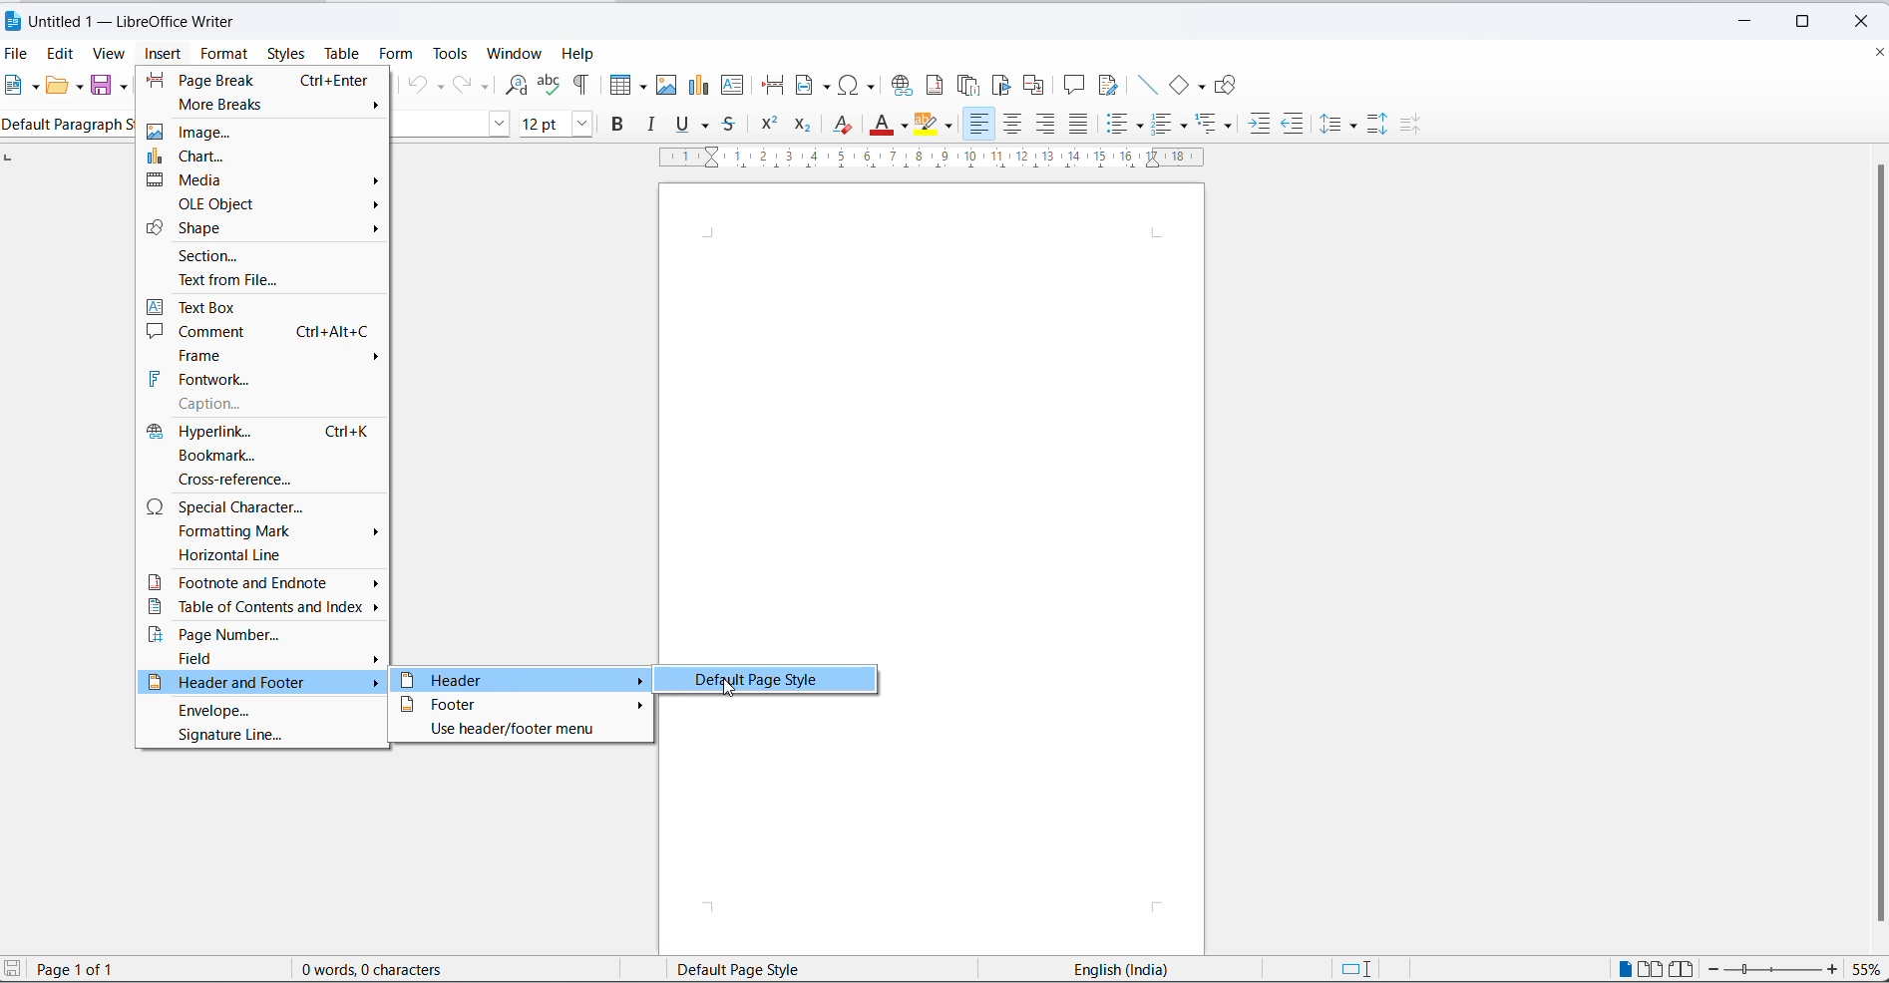 This screenshot has width=1889, height=983. I want to click on font color, so click(879, 124).